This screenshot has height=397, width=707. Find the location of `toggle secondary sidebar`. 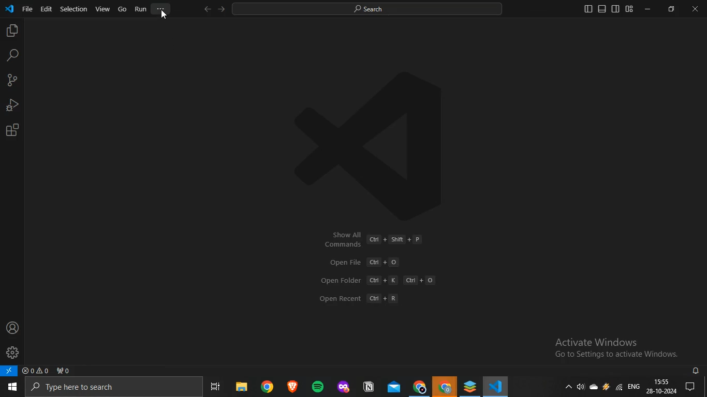

toggle secondary sidebar is located at coordinates (616, 9).